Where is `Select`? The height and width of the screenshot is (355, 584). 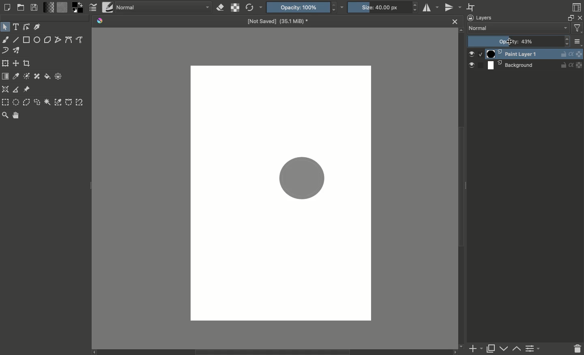
Select is located at coordinates (6, 27).